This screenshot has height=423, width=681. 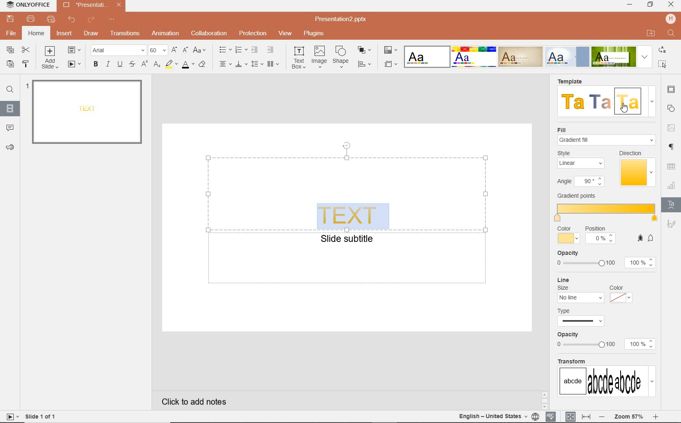 What do you see at coordinates (165, 34) in the screenshot?
I see `ANIMATION` at bounding box center [165, 34].